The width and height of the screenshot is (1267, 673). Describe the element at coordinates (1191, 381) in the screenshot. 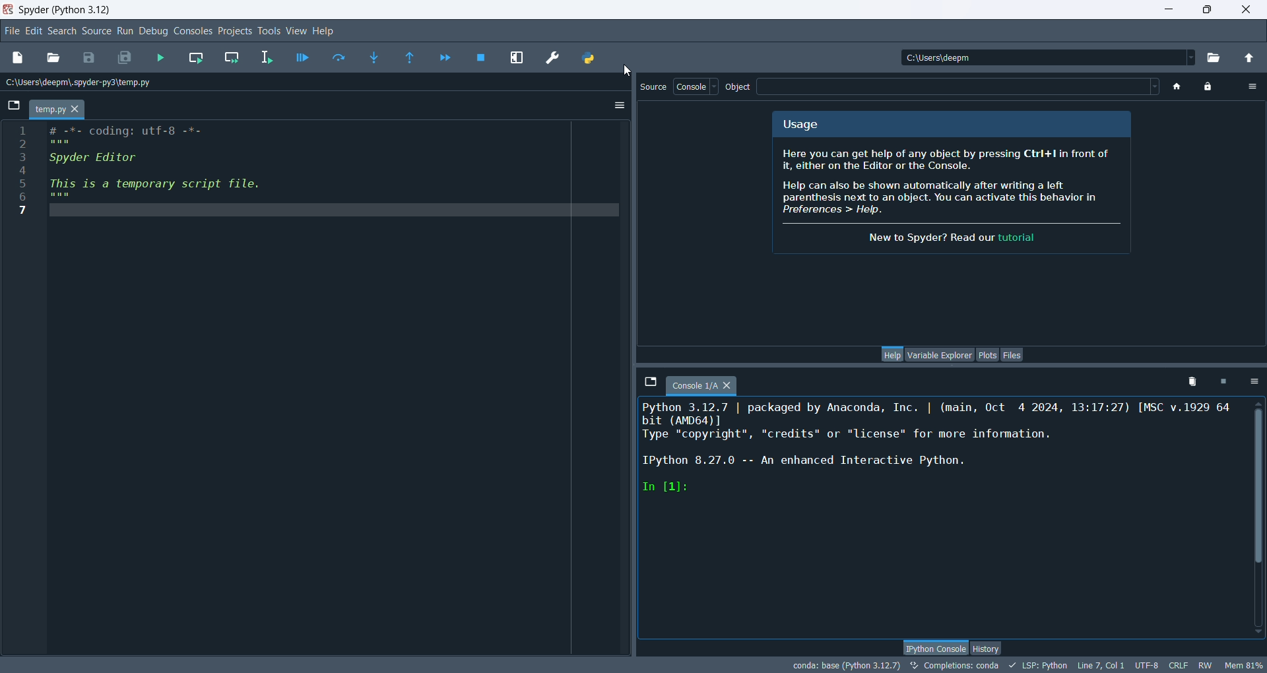

I see `remove` at that location.